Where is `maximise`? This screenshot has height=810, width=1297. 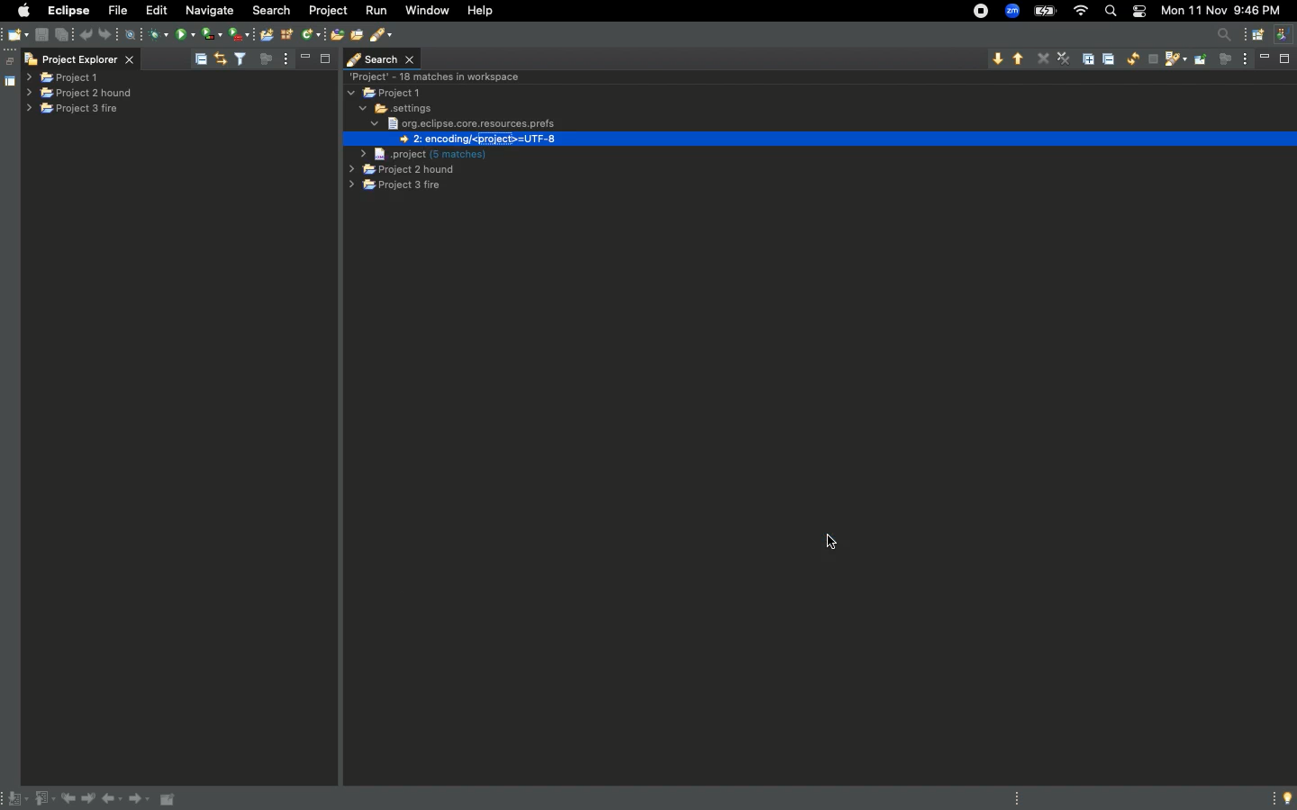 maximise is located at coordinates (324, 61).